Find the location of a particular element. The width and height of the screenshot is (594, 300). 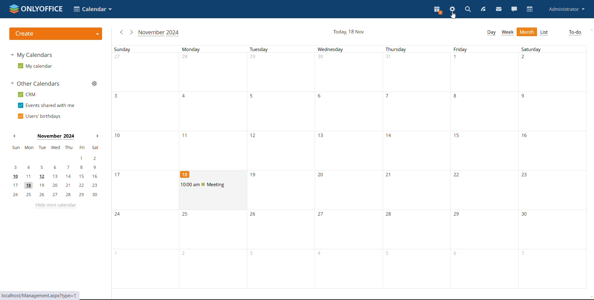

previous month is located at coordinates (15, 136).